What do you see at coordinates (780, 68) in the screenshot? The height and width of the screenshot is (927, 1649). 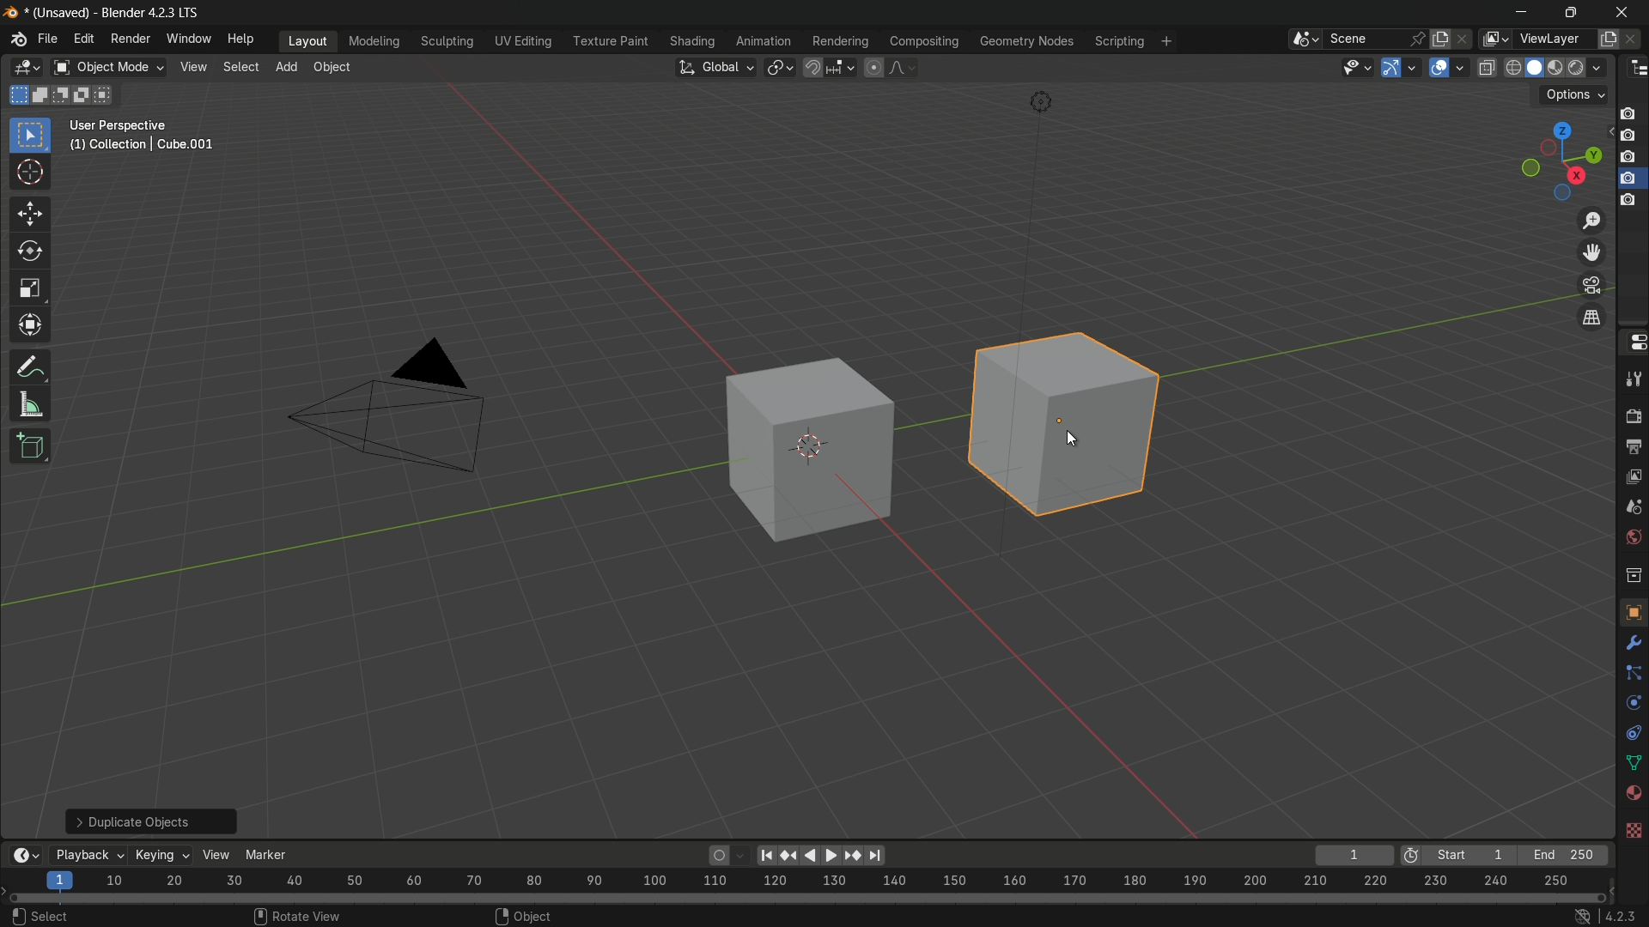 I see `transform pivot point` at bounding box center [780, 68].